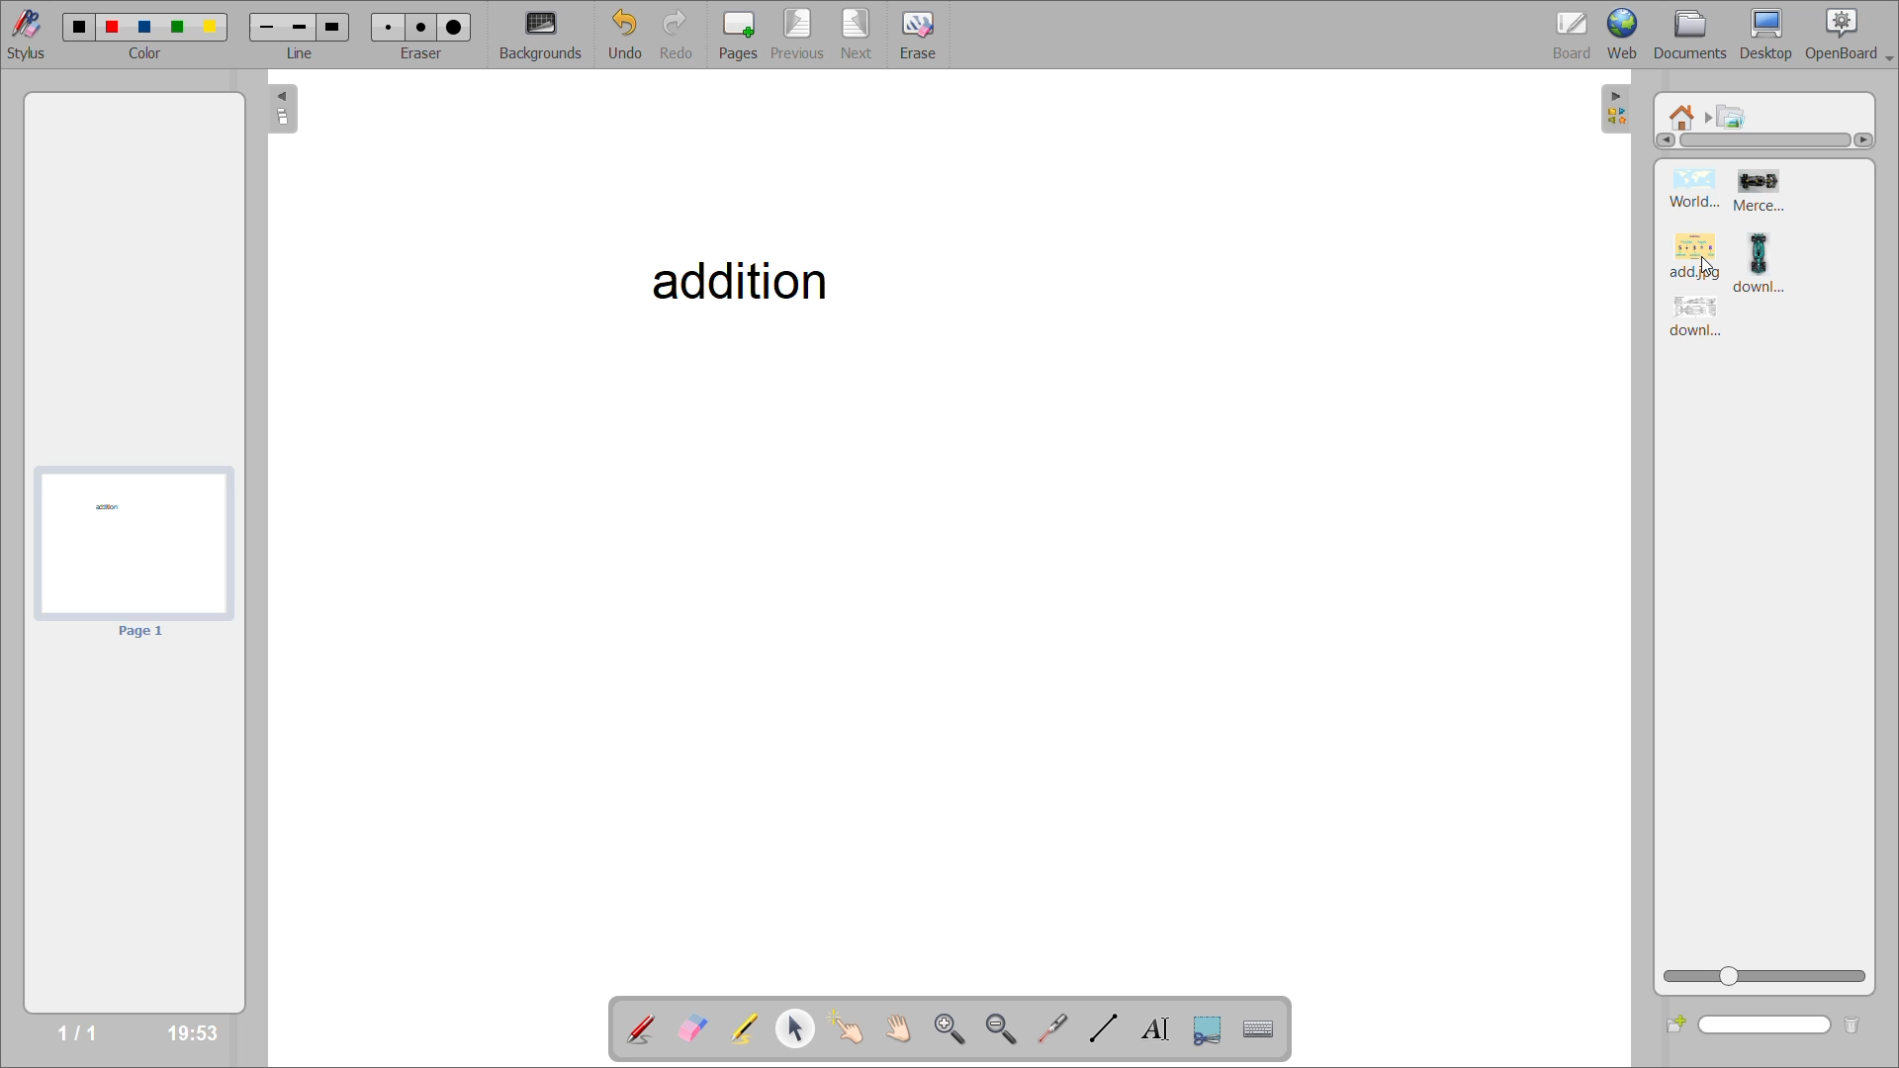 This screenshot has width=1899, height=1068. What do you see at coordinates (1704, 269) in the screenshot?
I see `mouse down` at bounding box center [1704, 269].